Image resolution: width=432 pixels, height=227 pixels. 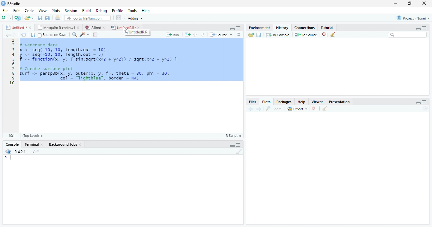 What do you see at coordinates (12, 136) in the screenshot?
I see `1:1` at bounding box center [12, 136].